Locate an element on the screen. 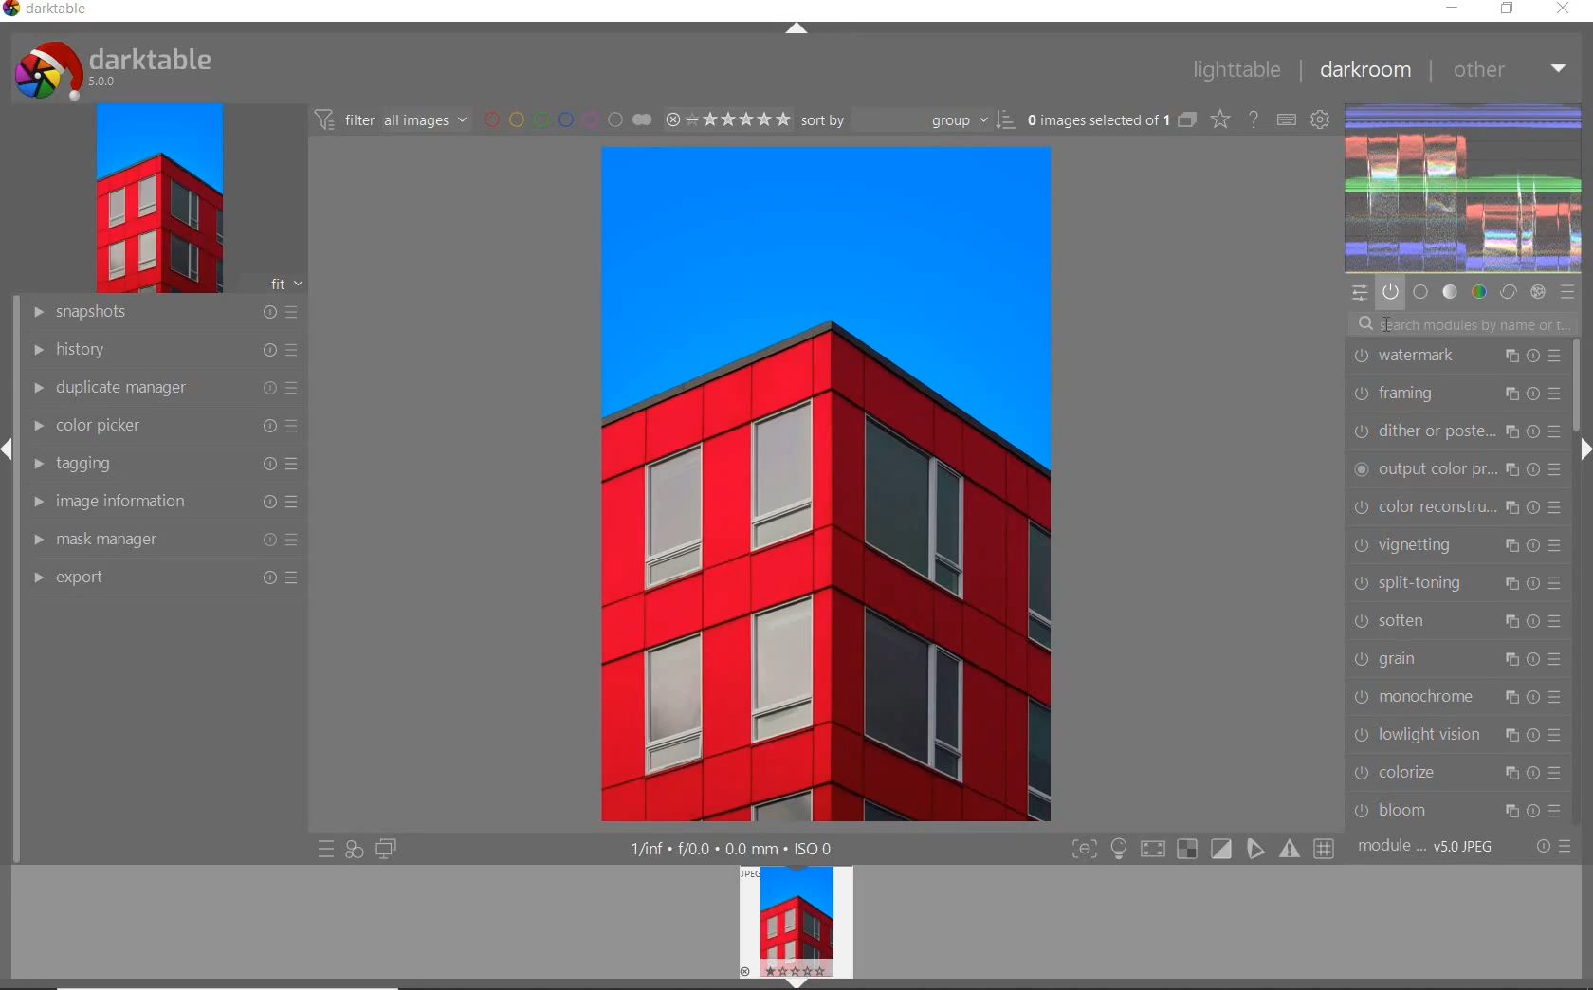 The image size is (1593, 990). display information is located at coordinates (733, 849).